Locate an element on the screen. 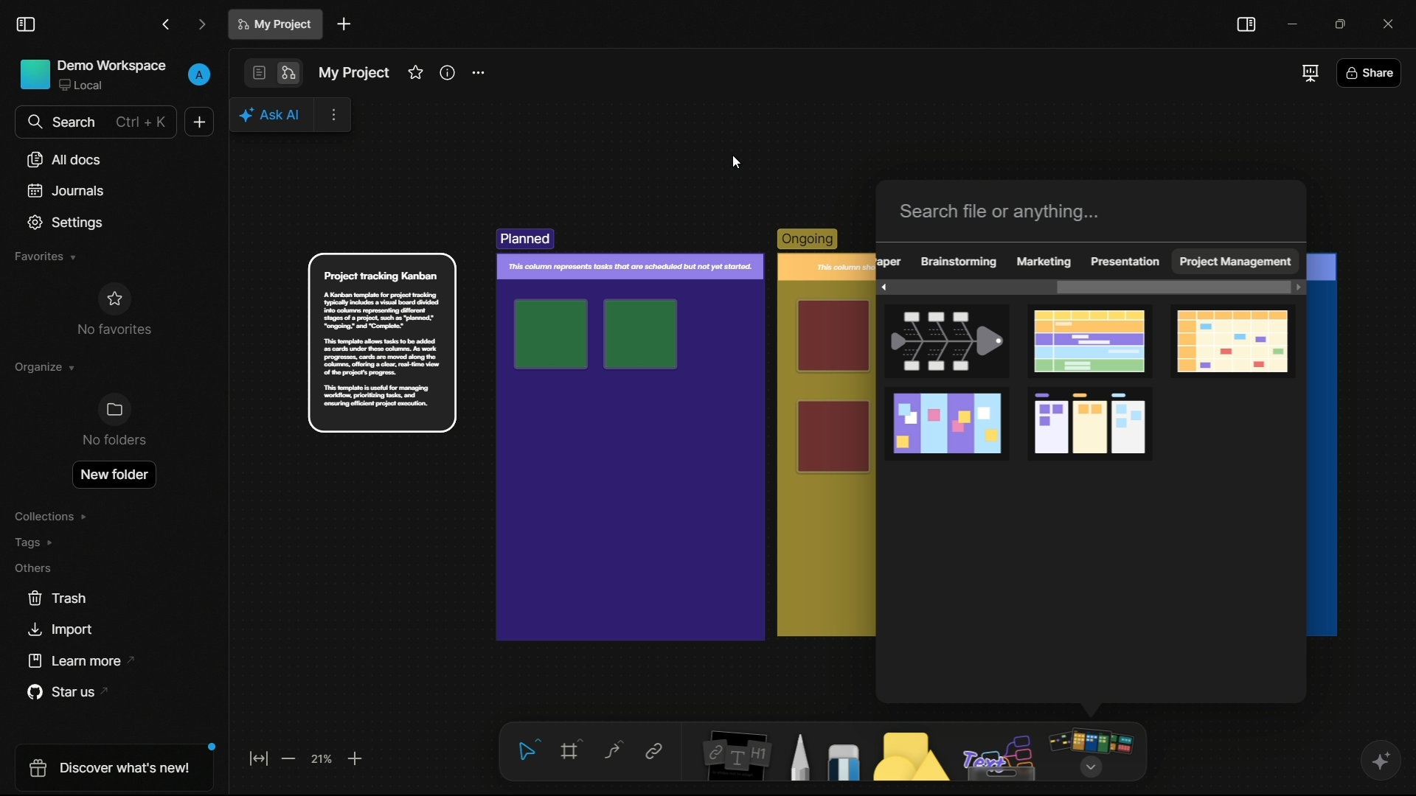  maximize or restore is located at coordinates (1346, 24).